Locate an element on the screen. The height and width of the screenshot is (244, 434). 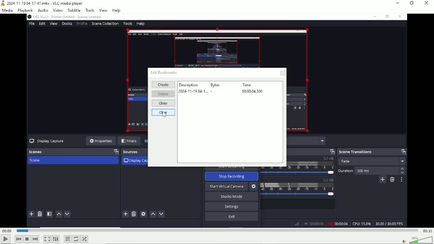
Minimize is located at coordinates (397, 3).